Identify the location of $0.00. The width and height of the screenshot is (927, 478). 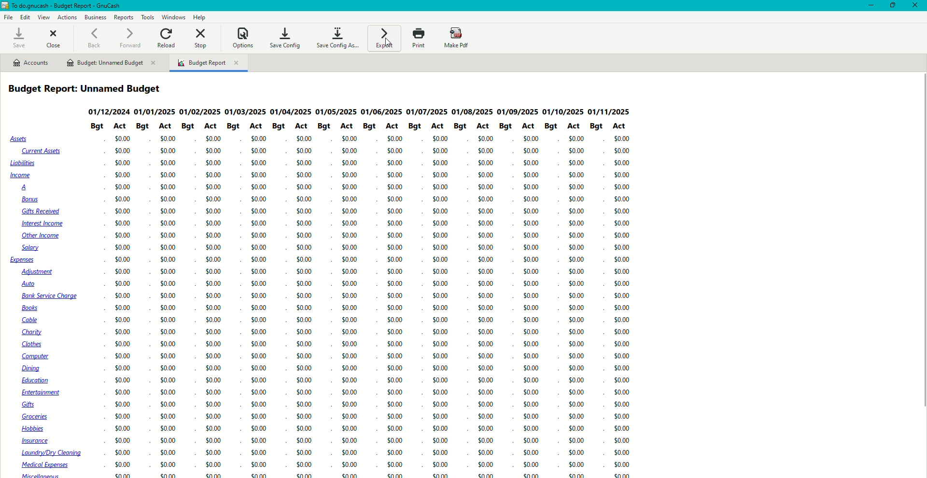
(351, 247).